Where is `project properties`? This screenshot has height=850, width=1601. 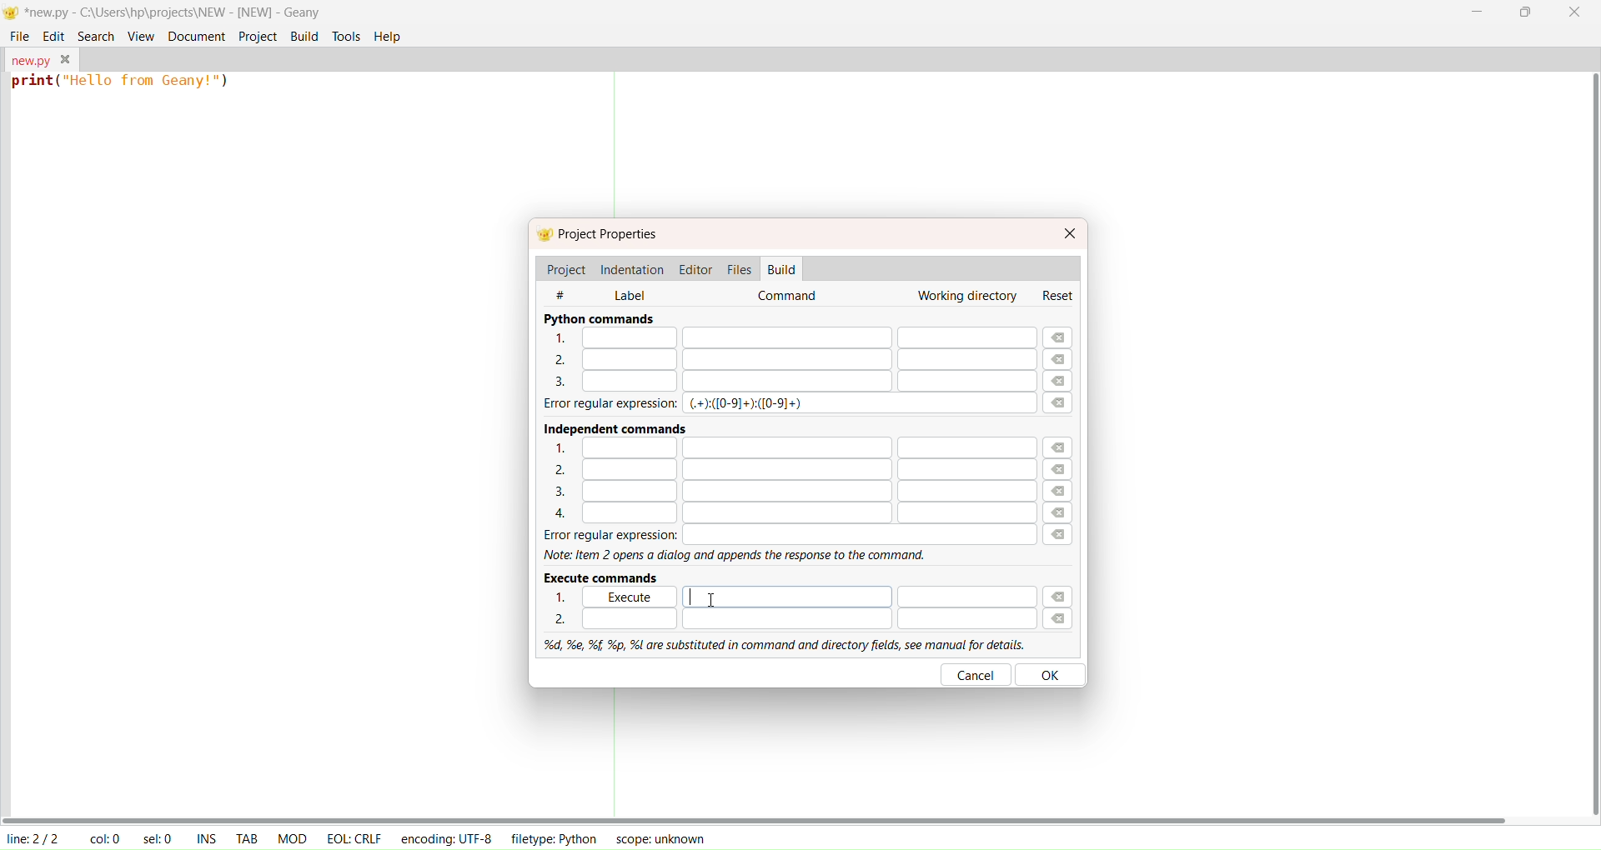 project properties is located at coordinates (610, 235).